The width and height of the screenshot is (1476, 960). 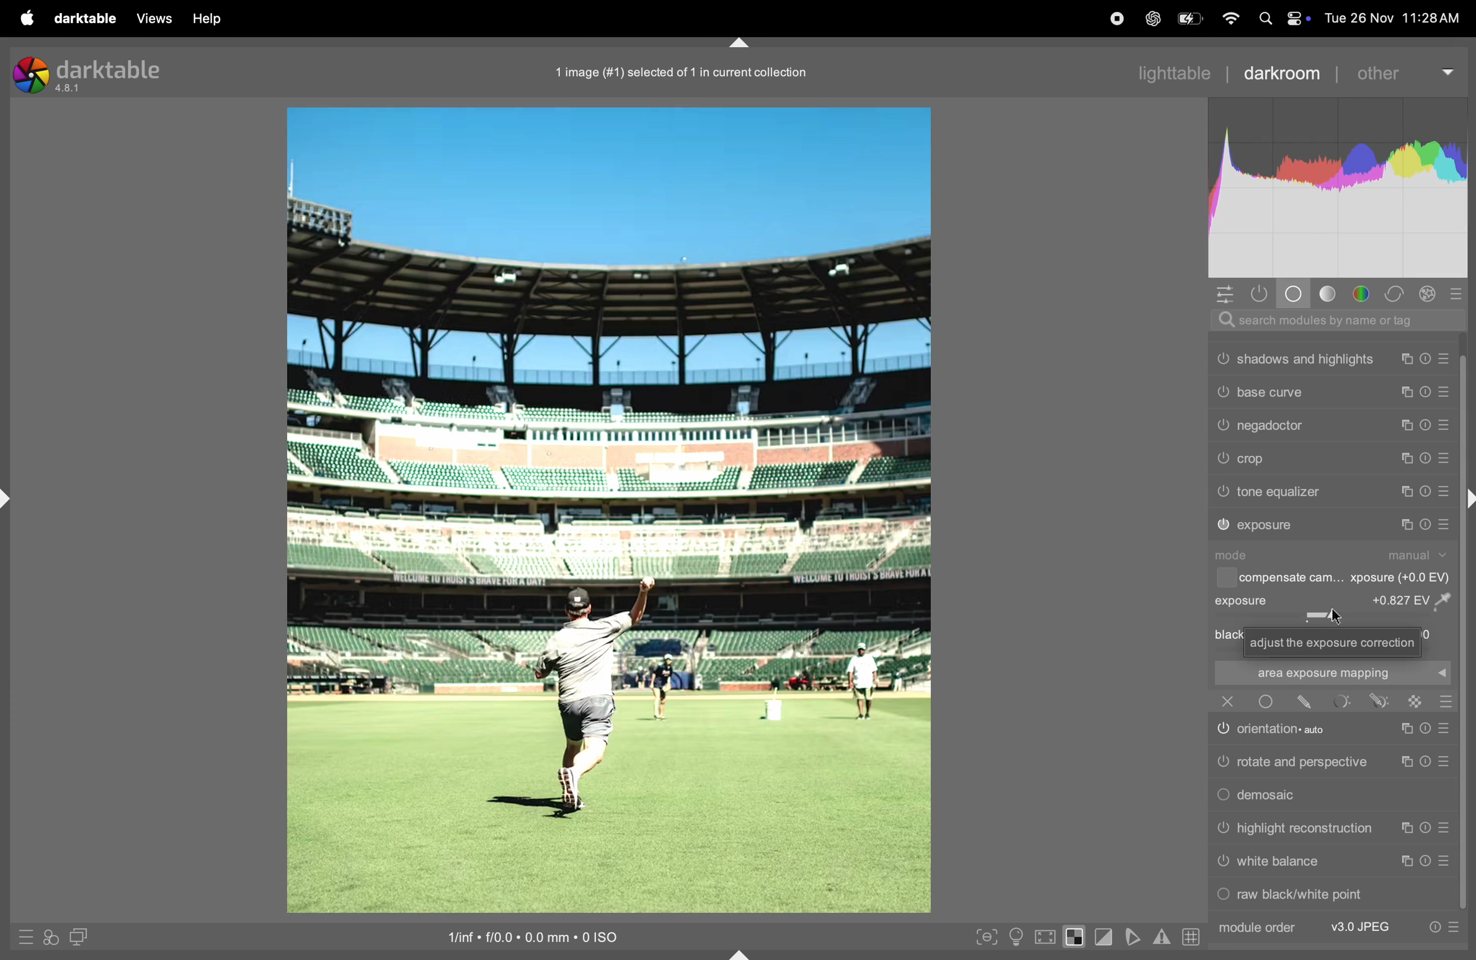 What do you see at coordinates (1222, 796) in the screenshot?
I see `Switch on or off` at bounding box center [1222, 796].